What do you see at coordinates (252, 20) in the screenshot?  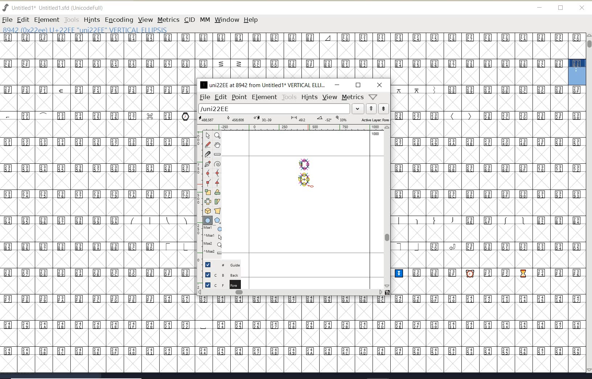 I see `help` at bounding box center [252, 20].